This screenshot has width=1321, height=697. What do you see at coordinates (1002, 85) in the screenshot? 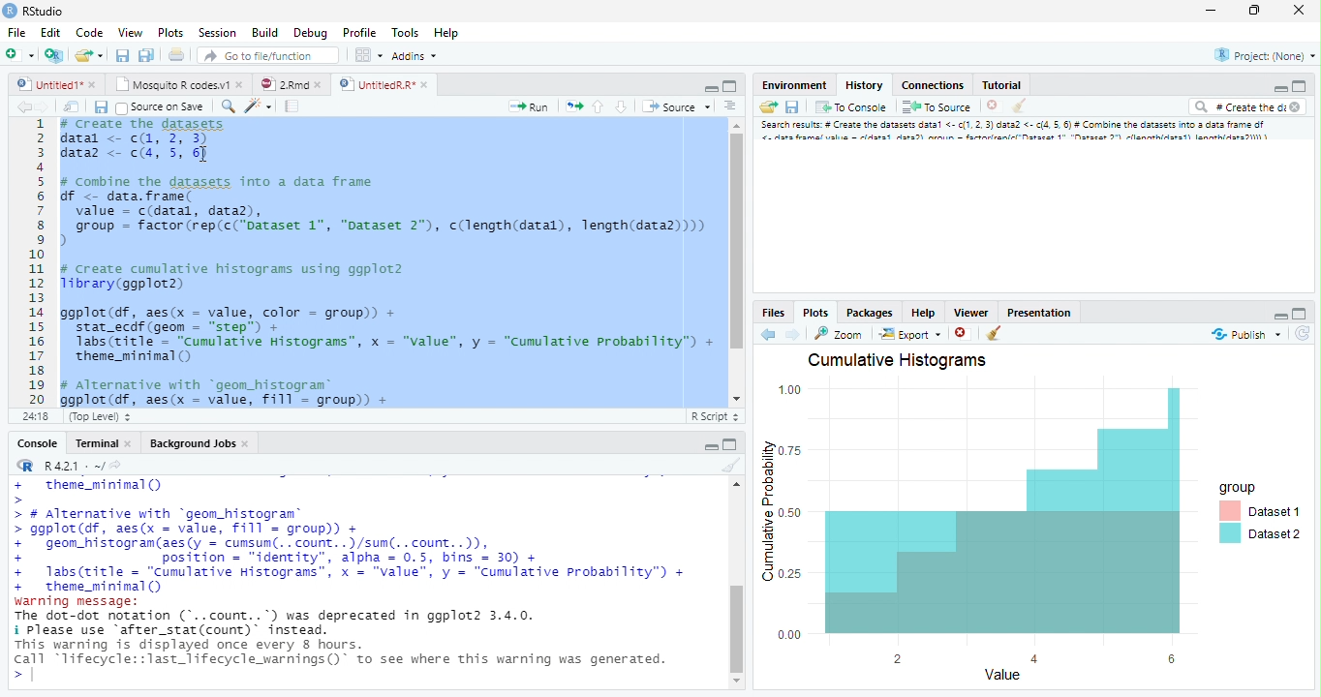
I see `Tutorial` at bounding box center [1002, 85].